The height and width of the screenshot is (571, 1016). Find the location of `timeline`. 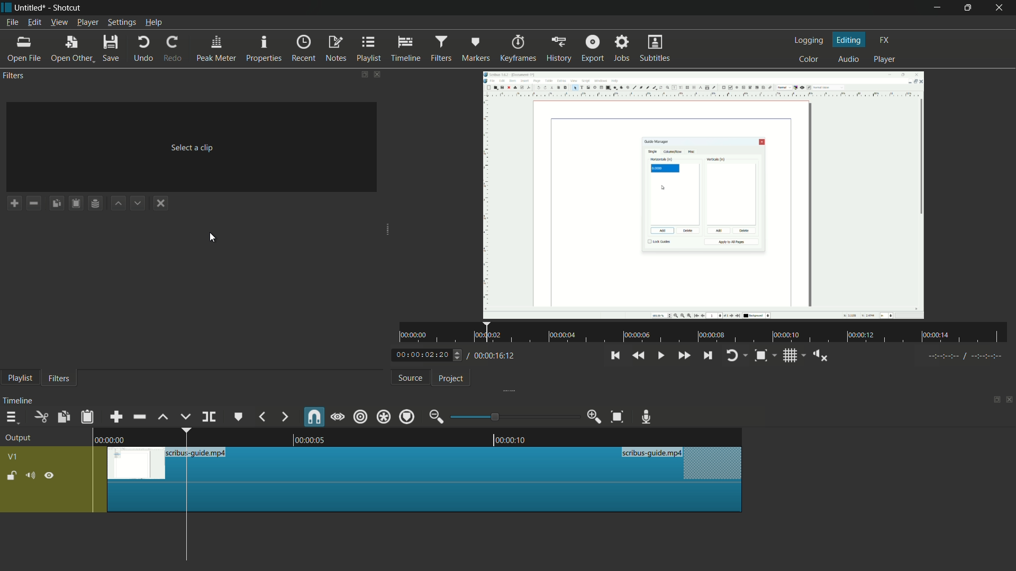

timeline is located at coordinates (18, 401).